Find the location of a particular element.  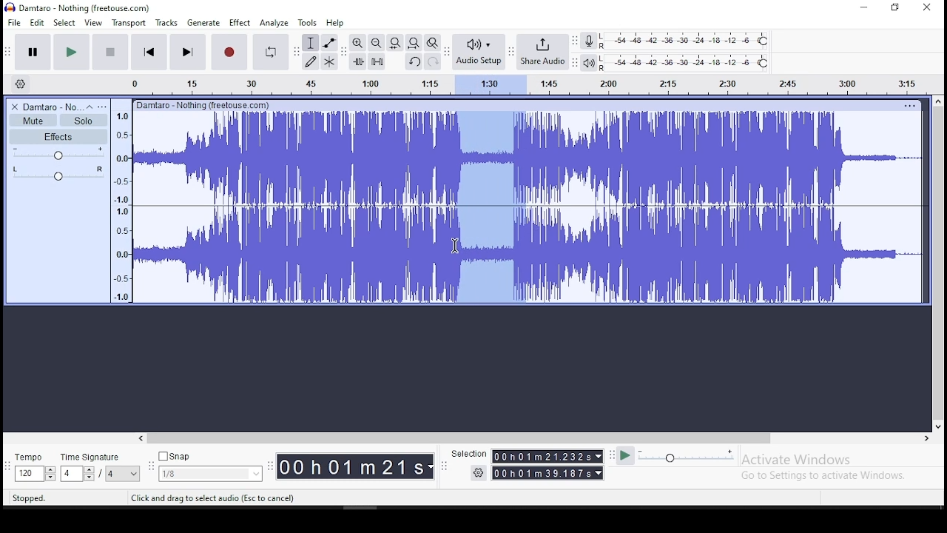

effect is located at coordinates (239, 24).